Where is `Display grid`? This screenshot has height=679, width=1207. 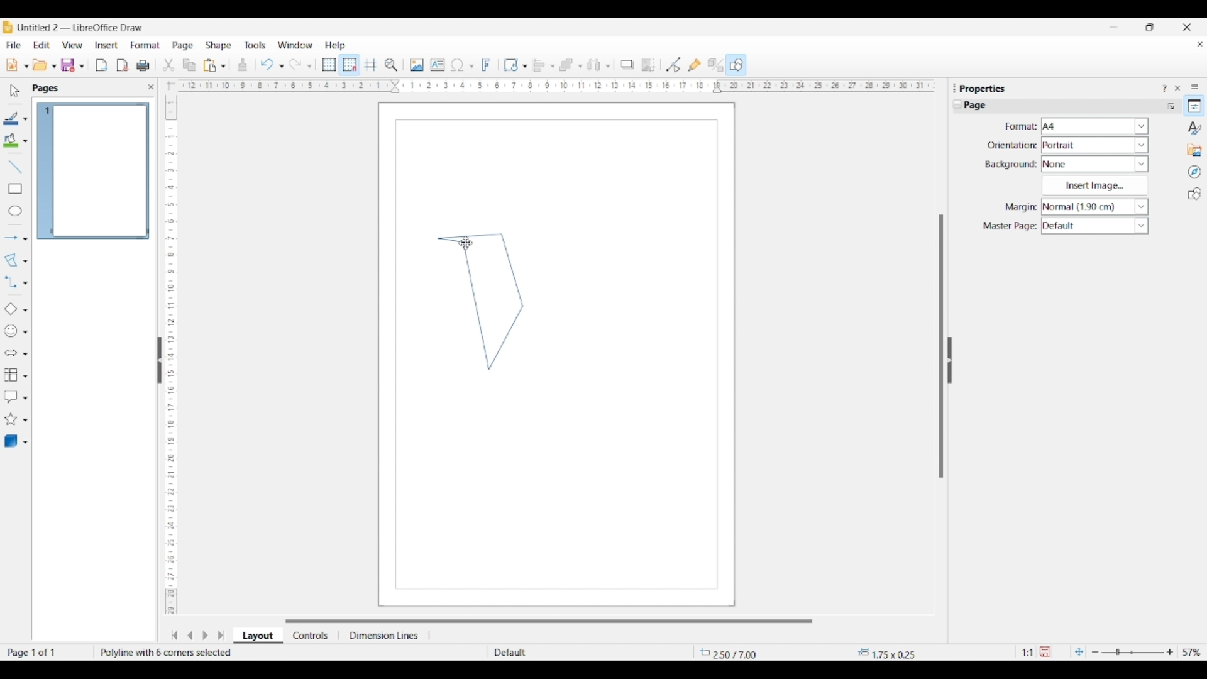
Display grid is located at coordinates (329, 65).